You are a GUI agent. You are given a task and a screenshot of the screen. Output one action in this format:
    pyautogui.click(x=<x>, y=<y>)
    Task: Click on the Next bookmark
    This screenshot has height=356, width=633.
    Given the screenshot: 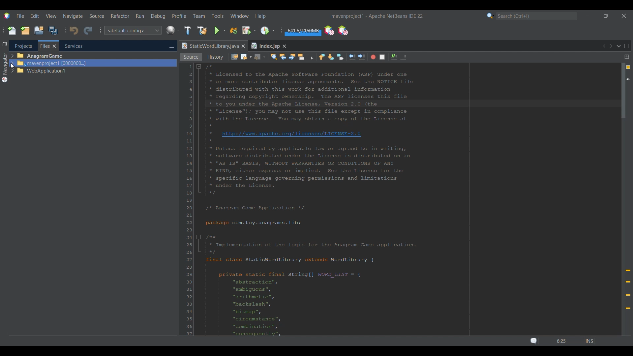 What is the action you would take?
    pyautogui.click(x=331, y=57)
    